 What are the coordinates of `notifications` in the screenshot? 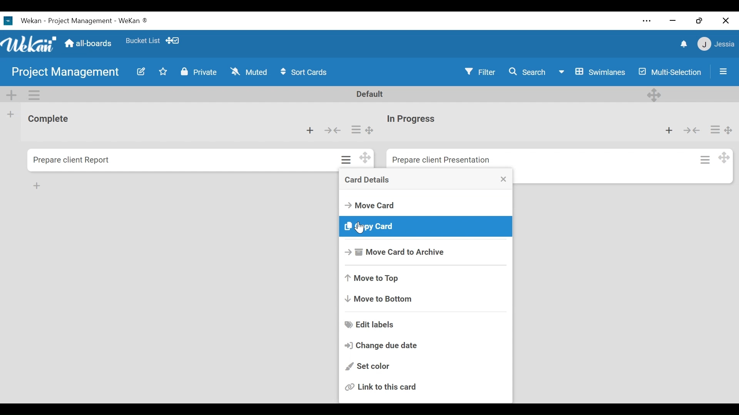 It's located at (683, 44).